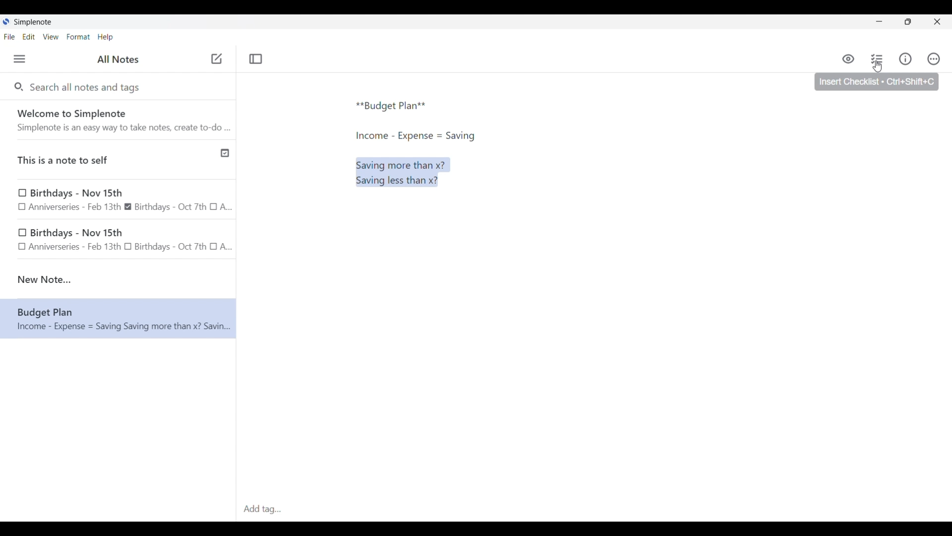  Describe the element at coordinates (848, 59) in the screenshot. I see `Toggle to see markdown preview` at that location.